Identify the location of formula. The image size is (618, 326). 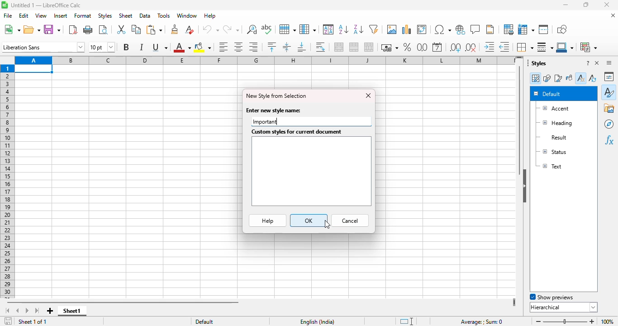
(482, 322).